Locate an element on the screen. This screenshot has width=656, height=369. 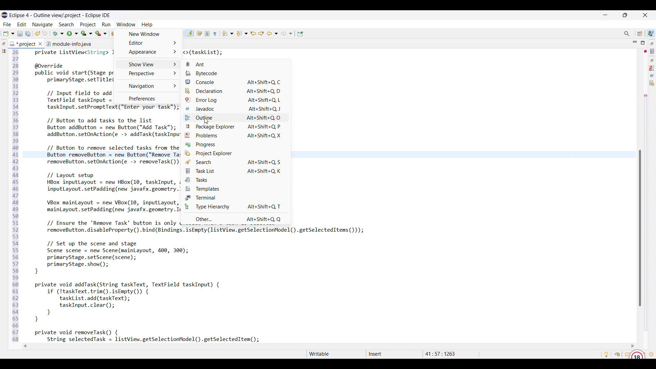
Type hierarchy is located at coordinates (235, 206).